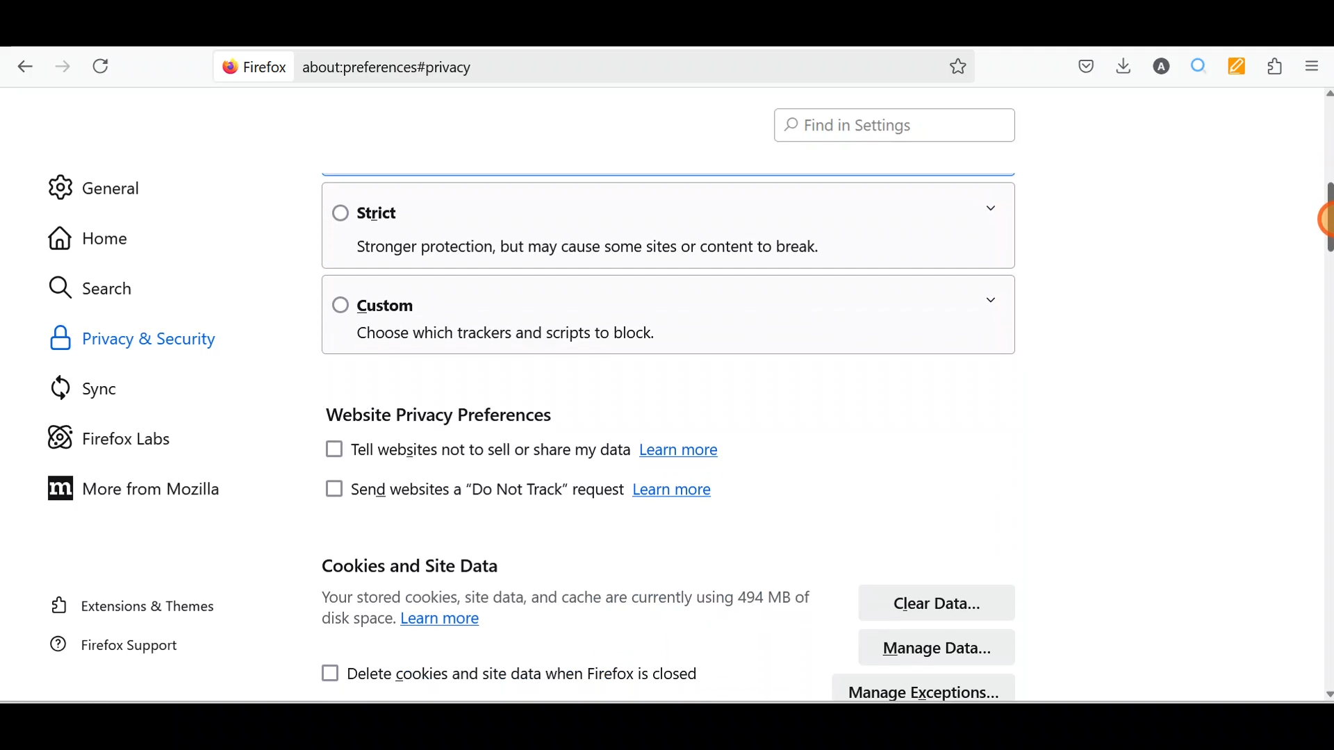  What do you see at coordinates (252, 67) in the screenshot?
I see ` Firefox logo` at bounding box center [252, 67].